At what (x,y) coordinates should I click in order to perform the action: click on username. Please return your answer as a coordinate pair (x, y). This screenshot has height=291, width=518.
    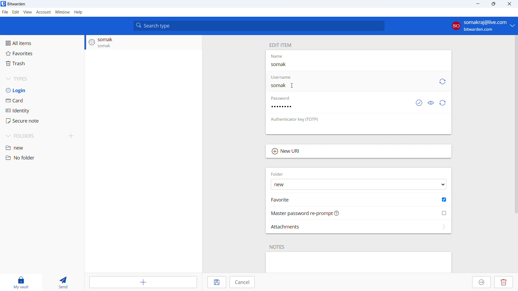
    Looking at the image, I should click on (283, 76).